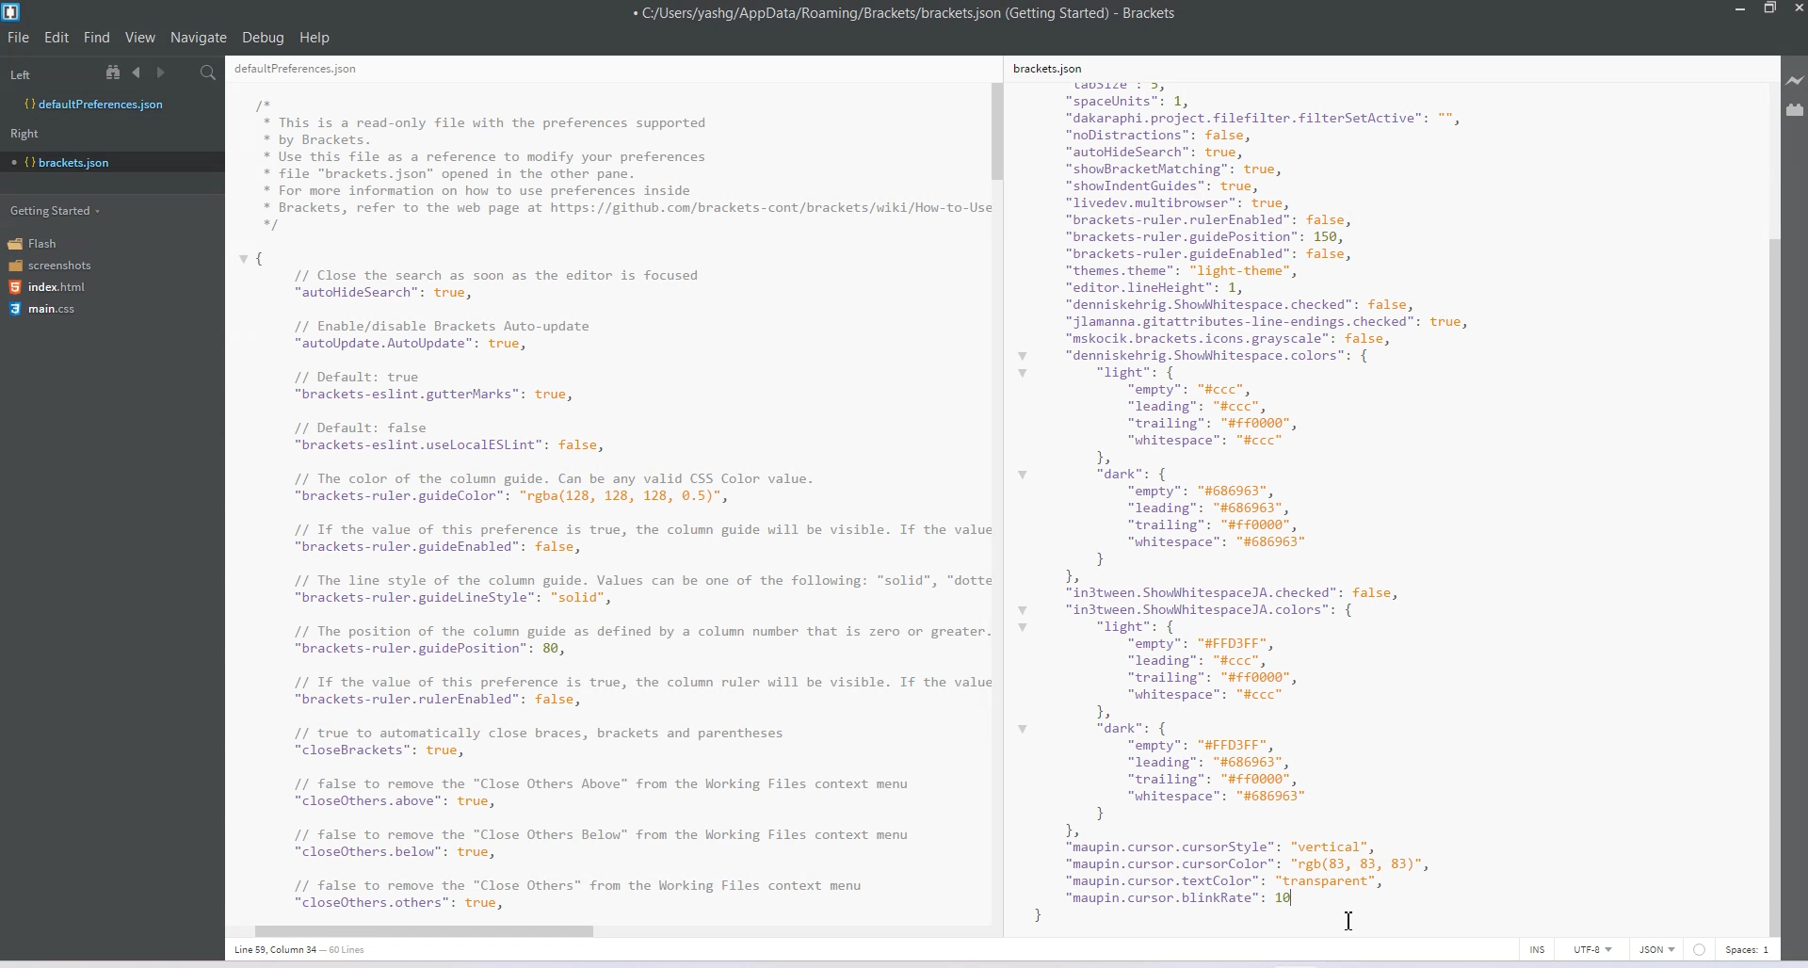 This screenshot has height=968, width=1808. I want to click on View in file Tree, so click(116, 72).